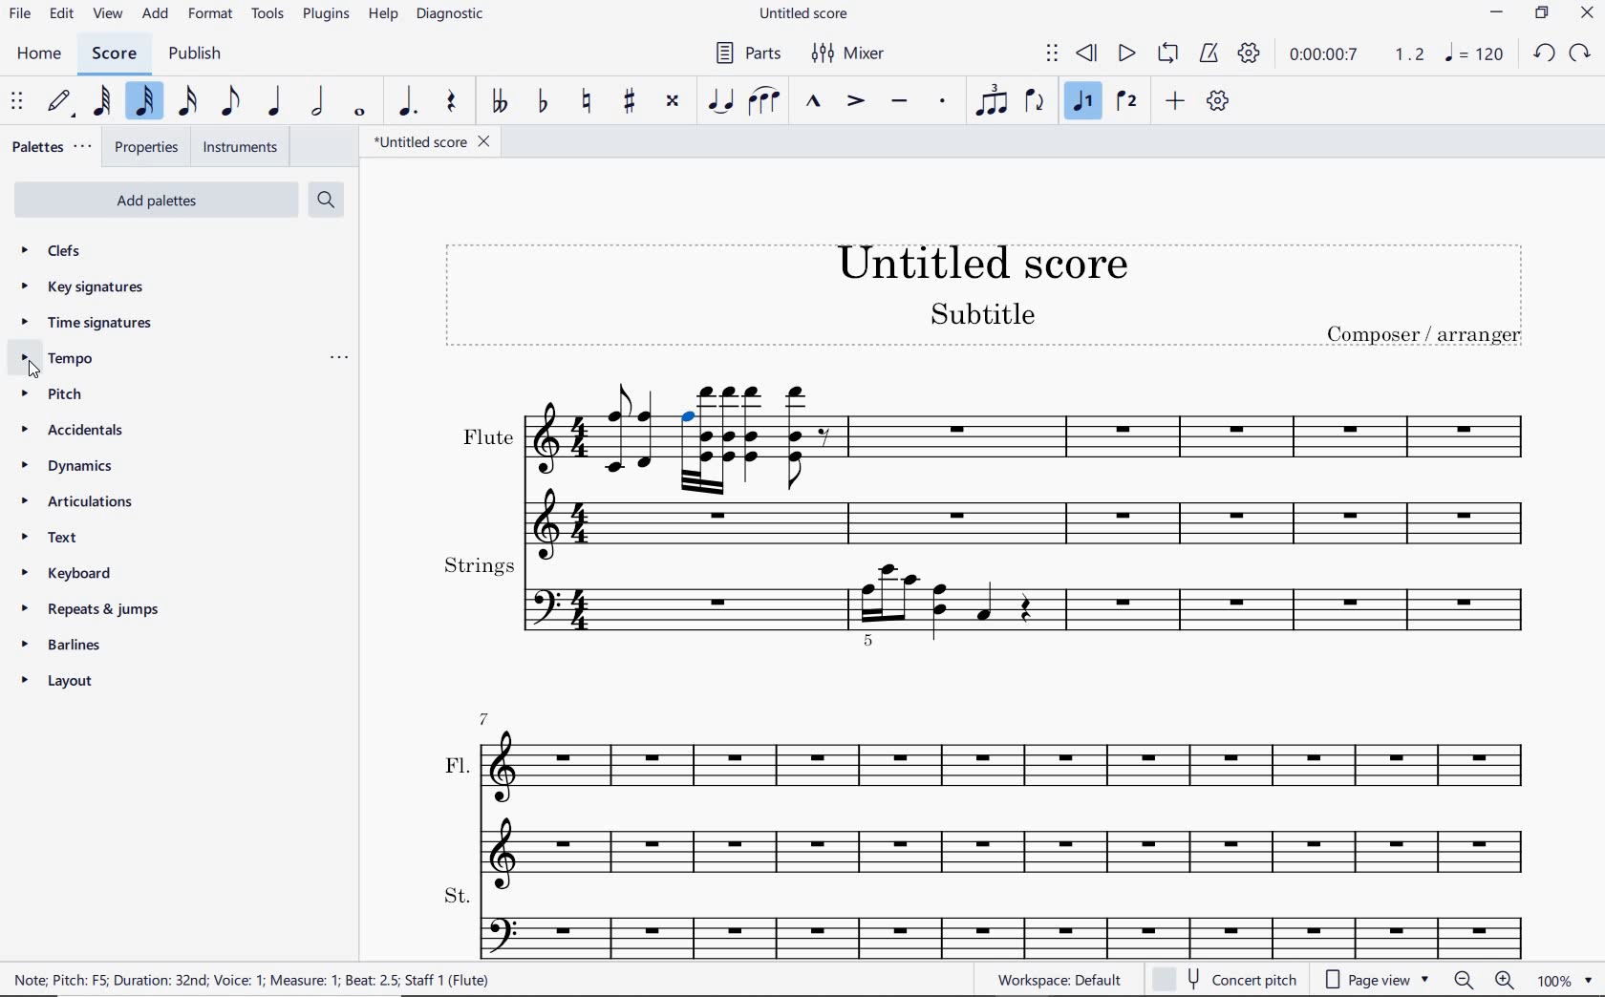  Describe the element at coordinates (60, 101) in the screenshot. I see `DEFAULT (STEP TIME)` at that location.